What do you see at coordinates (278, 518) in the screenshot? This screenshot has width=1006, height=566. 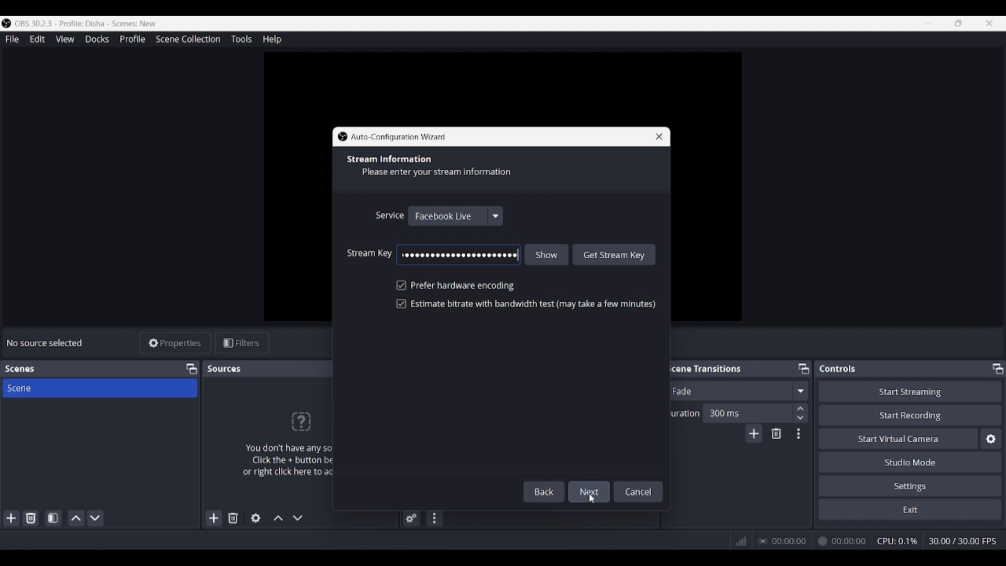 I see `Move source up` at bounding box center [278, 518].